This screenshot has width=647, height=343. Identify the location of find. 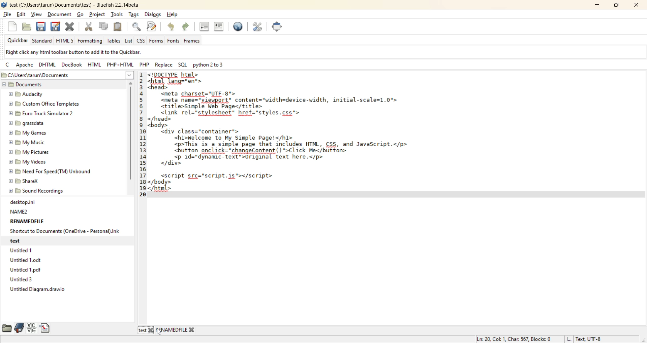
(137, 27).